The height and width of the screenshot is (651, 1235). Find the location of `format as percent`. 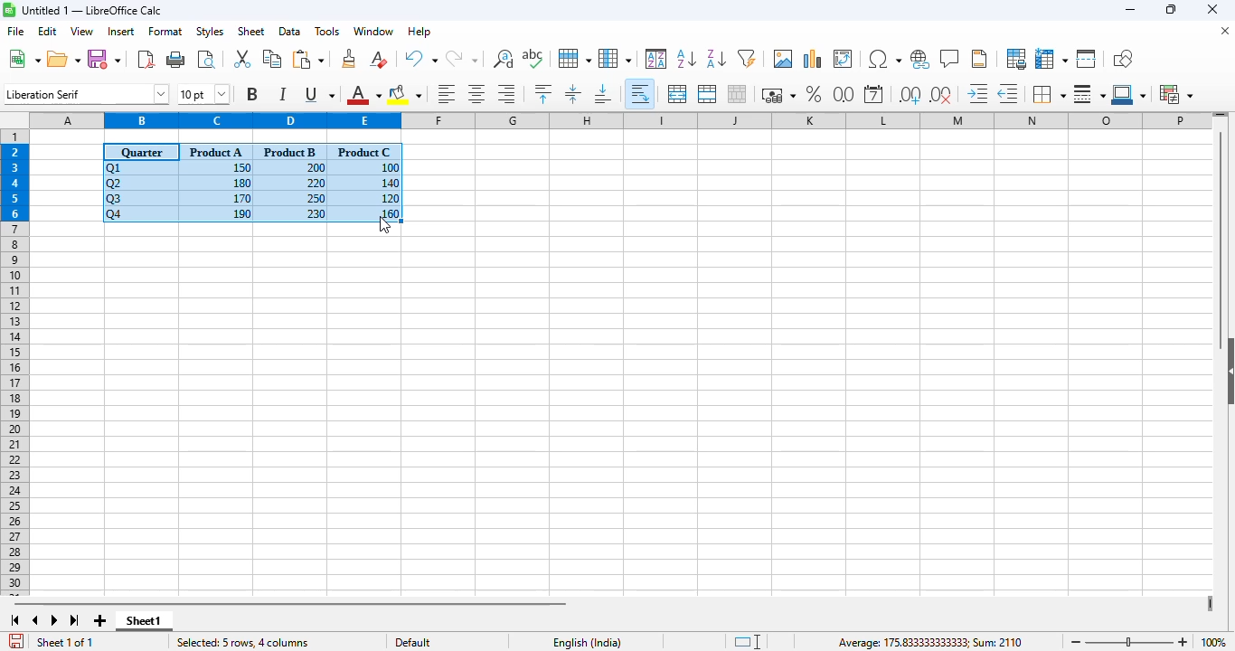

format as percent is located at coordinates (813, 93).